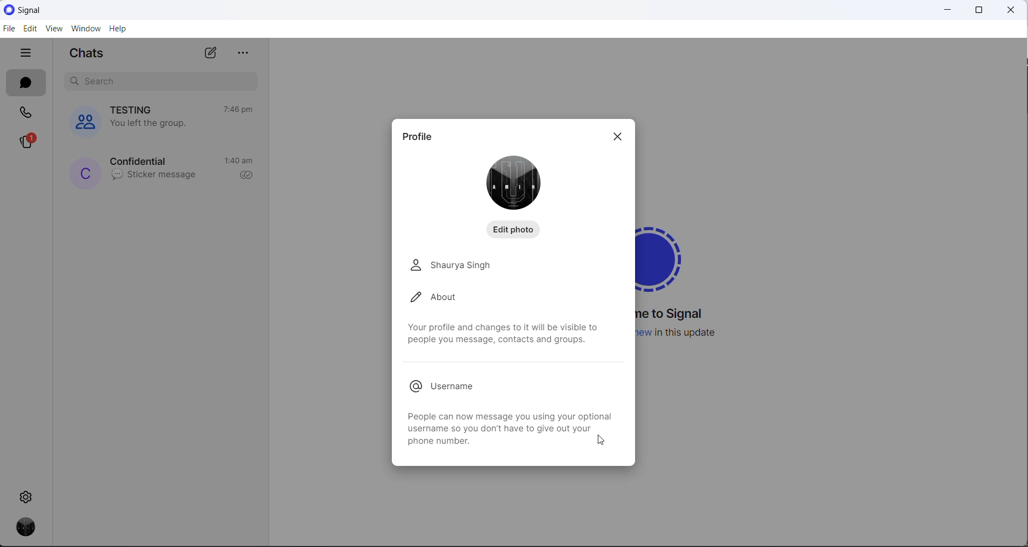  What do you see at coordinates (85, 172) in the screenshot?
I see `profile picture` at bounding box center [85, 172].